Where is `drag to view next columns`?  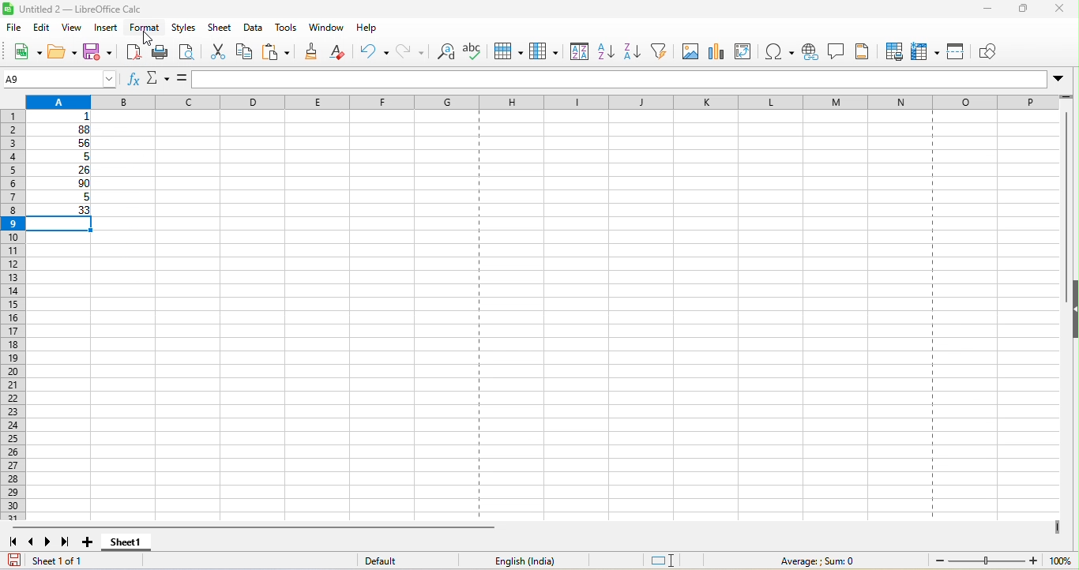 drag to view next columns is located at coordinates (1058, 527).